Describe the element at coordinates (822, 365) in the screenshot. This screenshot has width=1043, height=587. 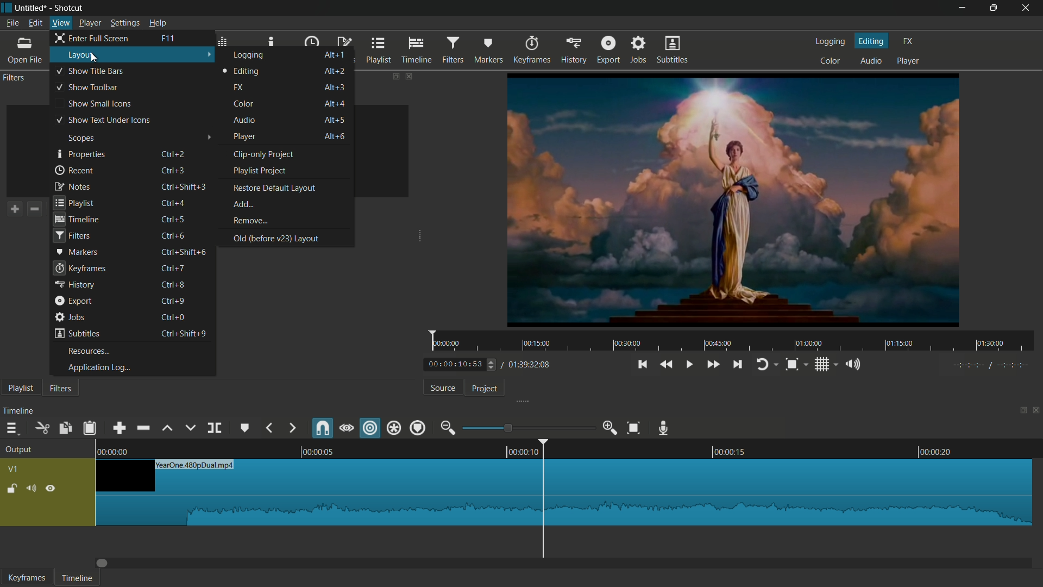
I see `toggle grid` at that location.